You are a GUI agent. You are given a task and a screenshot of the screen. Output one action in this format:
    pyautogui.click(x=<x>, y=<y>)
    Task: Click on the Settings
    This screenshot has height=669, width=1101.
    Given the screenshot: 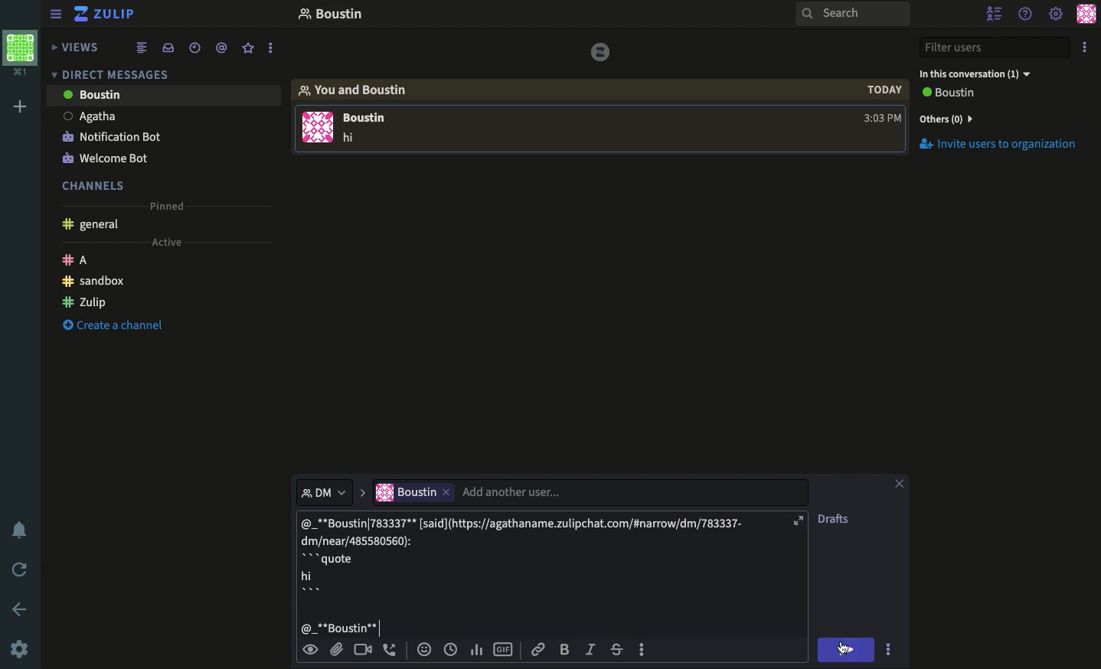 What is the action you would take?
    pyautogui.click(x=1055, y=14)
    